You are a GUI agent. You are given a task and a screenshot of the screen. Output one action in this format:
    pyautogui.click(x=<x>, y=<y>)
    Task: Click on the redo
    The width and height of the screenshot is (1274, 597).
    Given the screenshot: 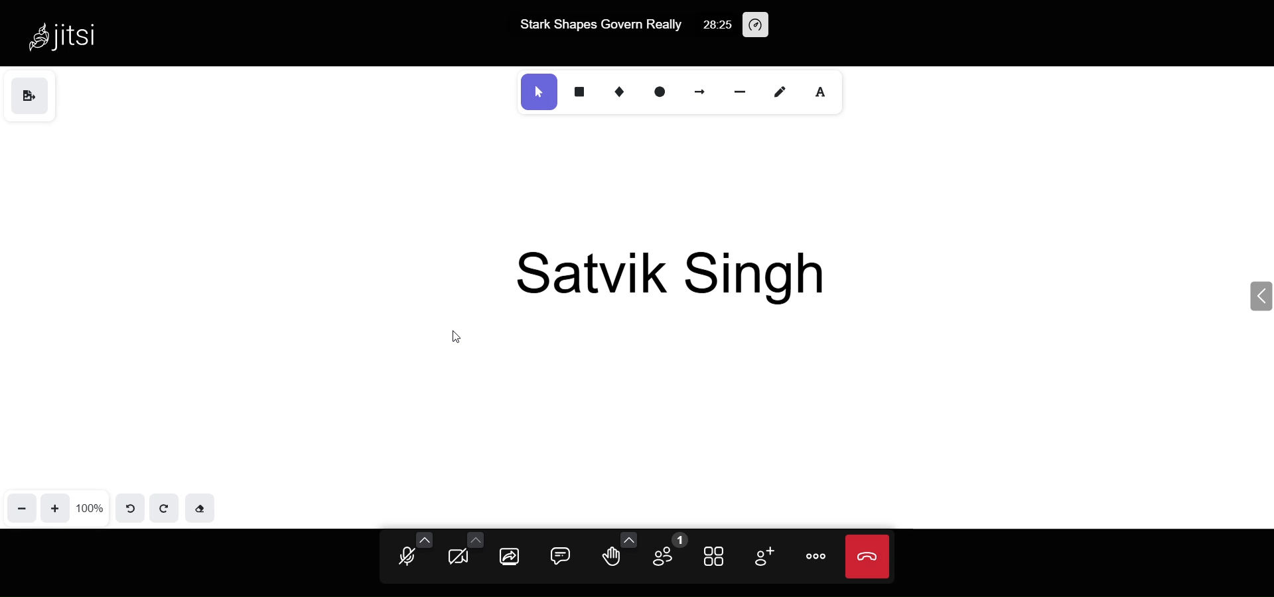 What is the action you would take?
    pyautogui.click(x=162, y=507)
    